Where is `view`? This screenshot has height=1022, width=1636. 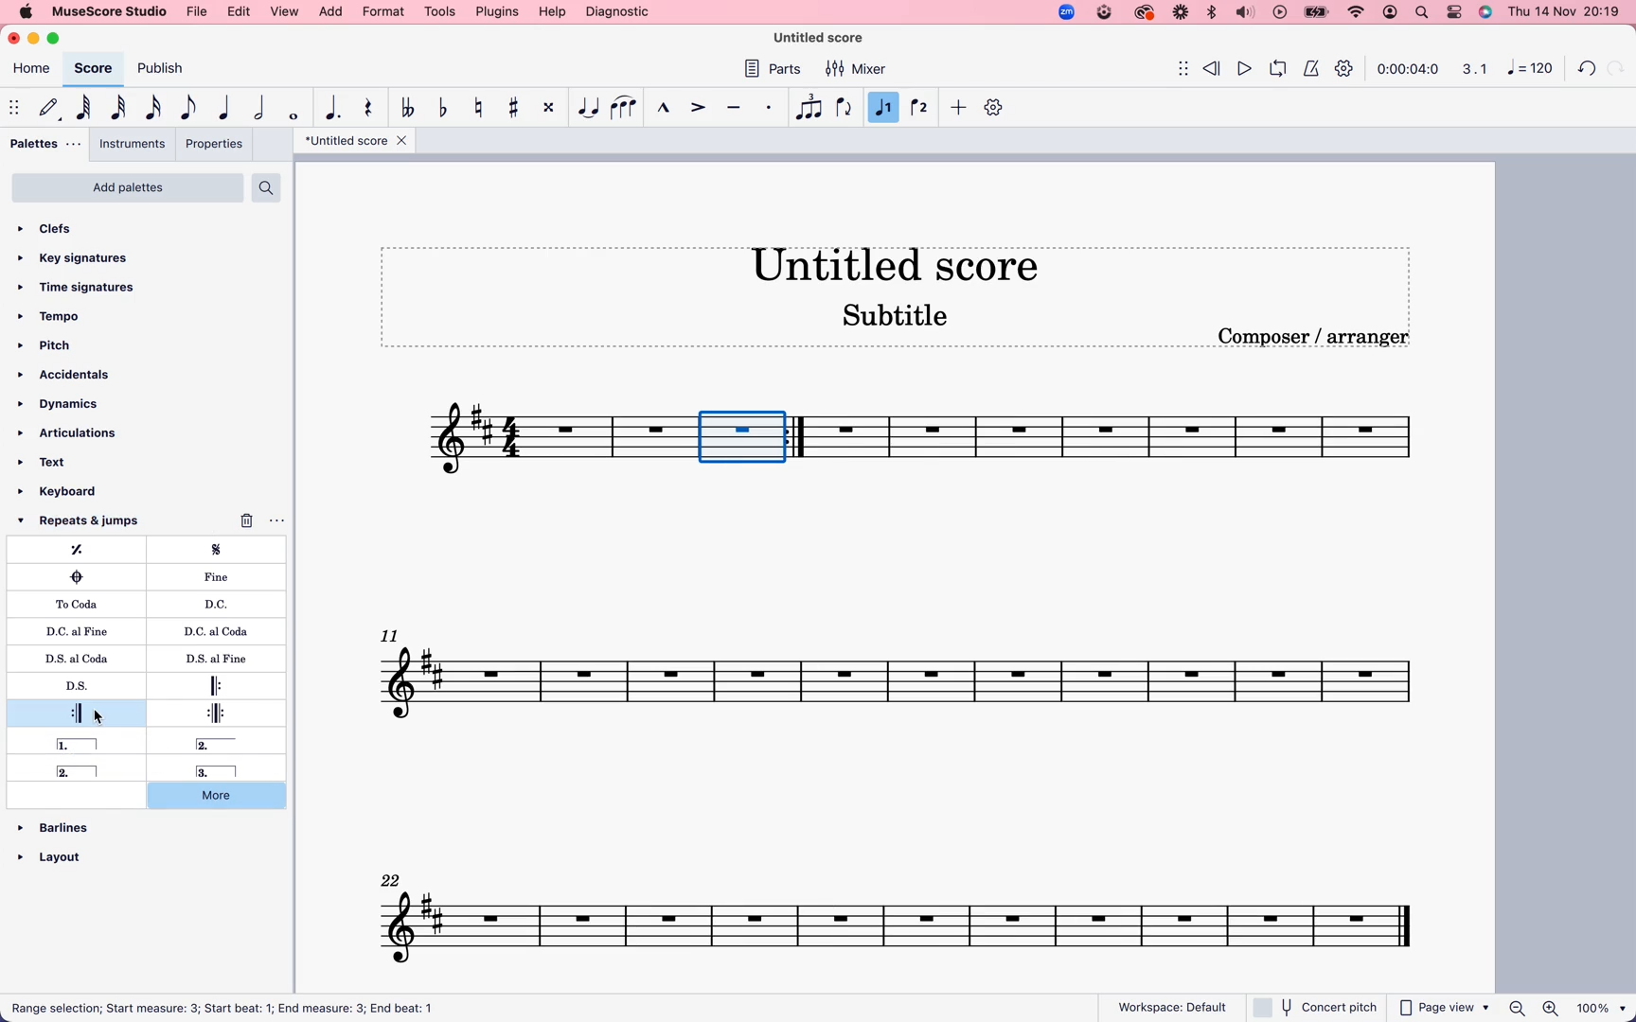 view is located at coordinates (286, 12).